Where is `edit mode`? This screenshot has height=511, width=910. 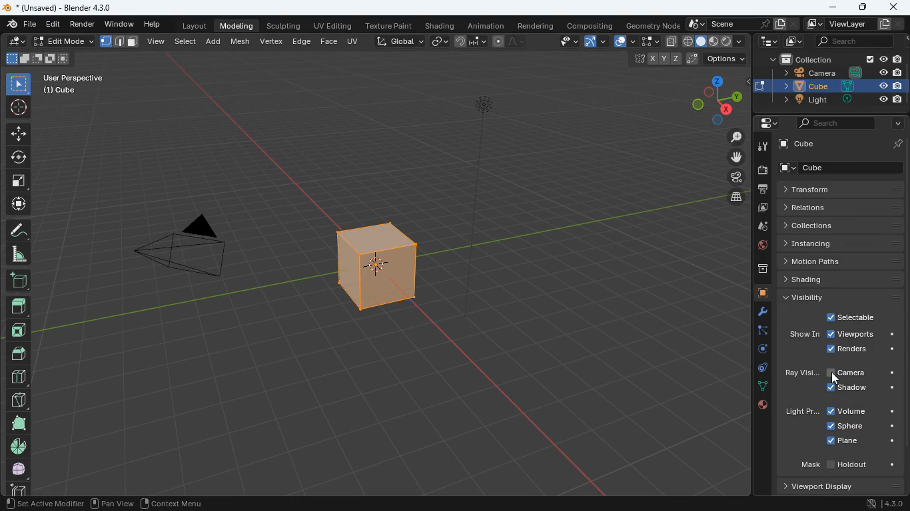
edit mode is located at coordinates (65, 41).